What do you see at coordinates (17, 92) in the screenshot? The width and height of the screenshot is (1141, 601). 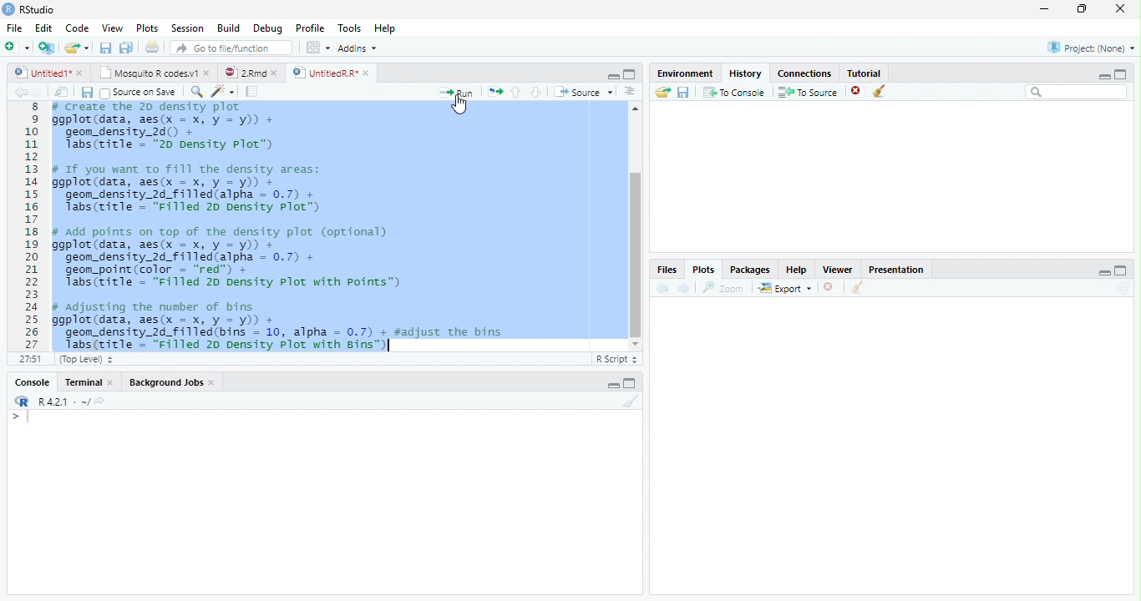 I see `back` at bounding box center [17, 92].